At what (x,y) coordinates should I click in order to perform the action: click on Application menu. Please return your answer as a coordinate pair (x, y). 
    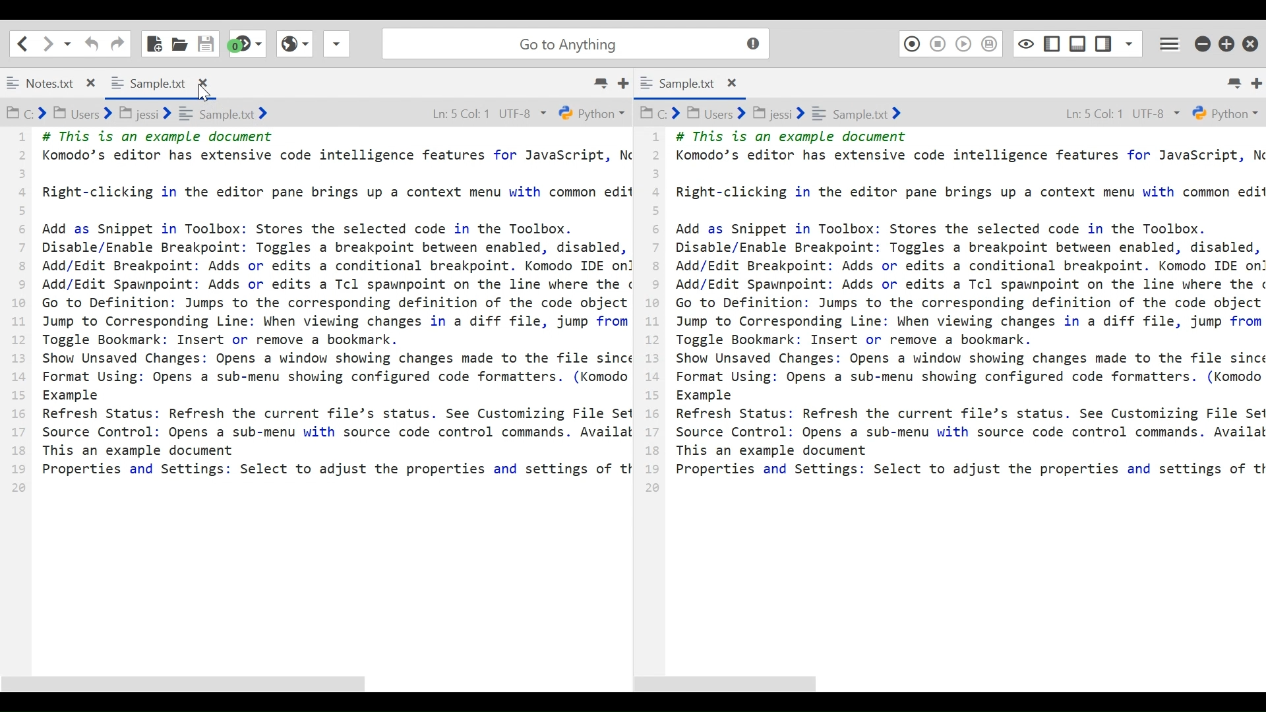
    Looking at the image, I should click on (1171, 44).